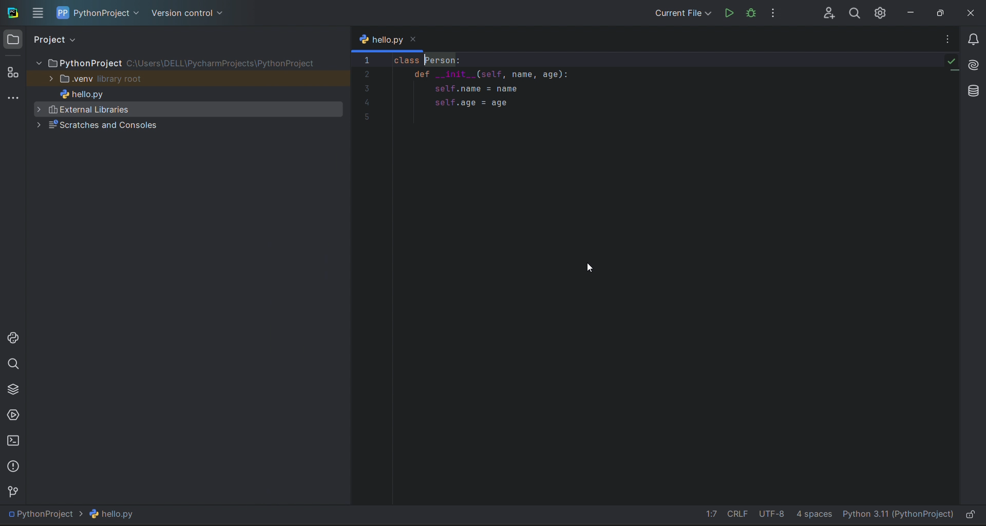 The height and width of the screenshot is (526, 986). I want to click on more tools window, so click(12, 99).